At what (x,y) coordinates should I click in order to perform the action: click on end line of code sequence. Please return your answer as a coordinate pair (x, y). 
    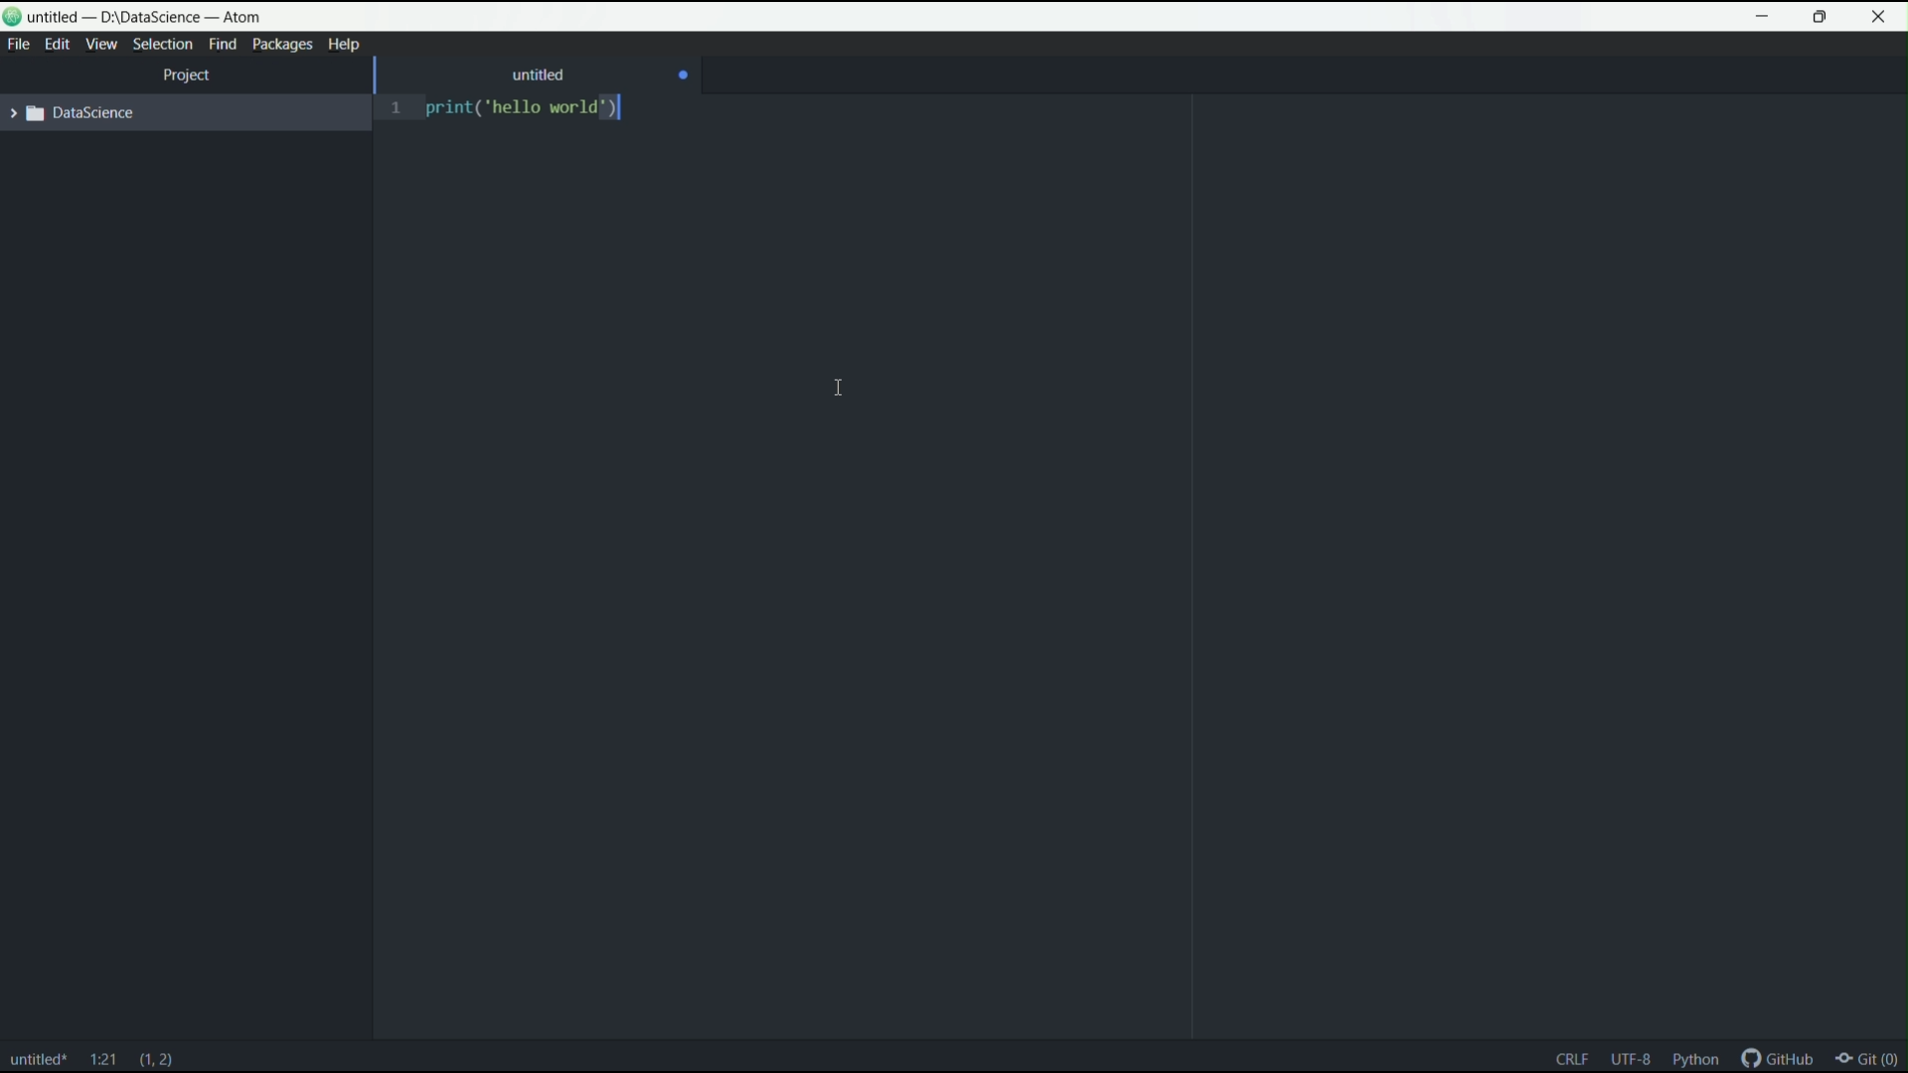
    Looking at the image, I should click on (1569, 1058).